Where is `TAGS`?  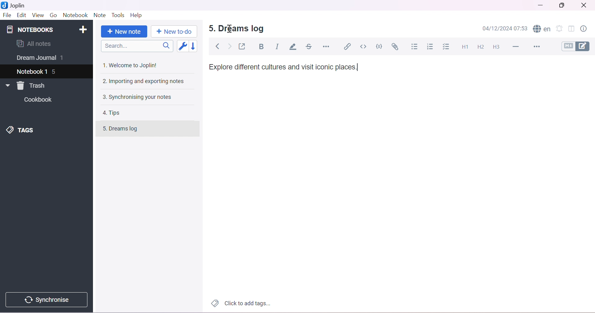 TAGS is located at coordinates (23, 130).